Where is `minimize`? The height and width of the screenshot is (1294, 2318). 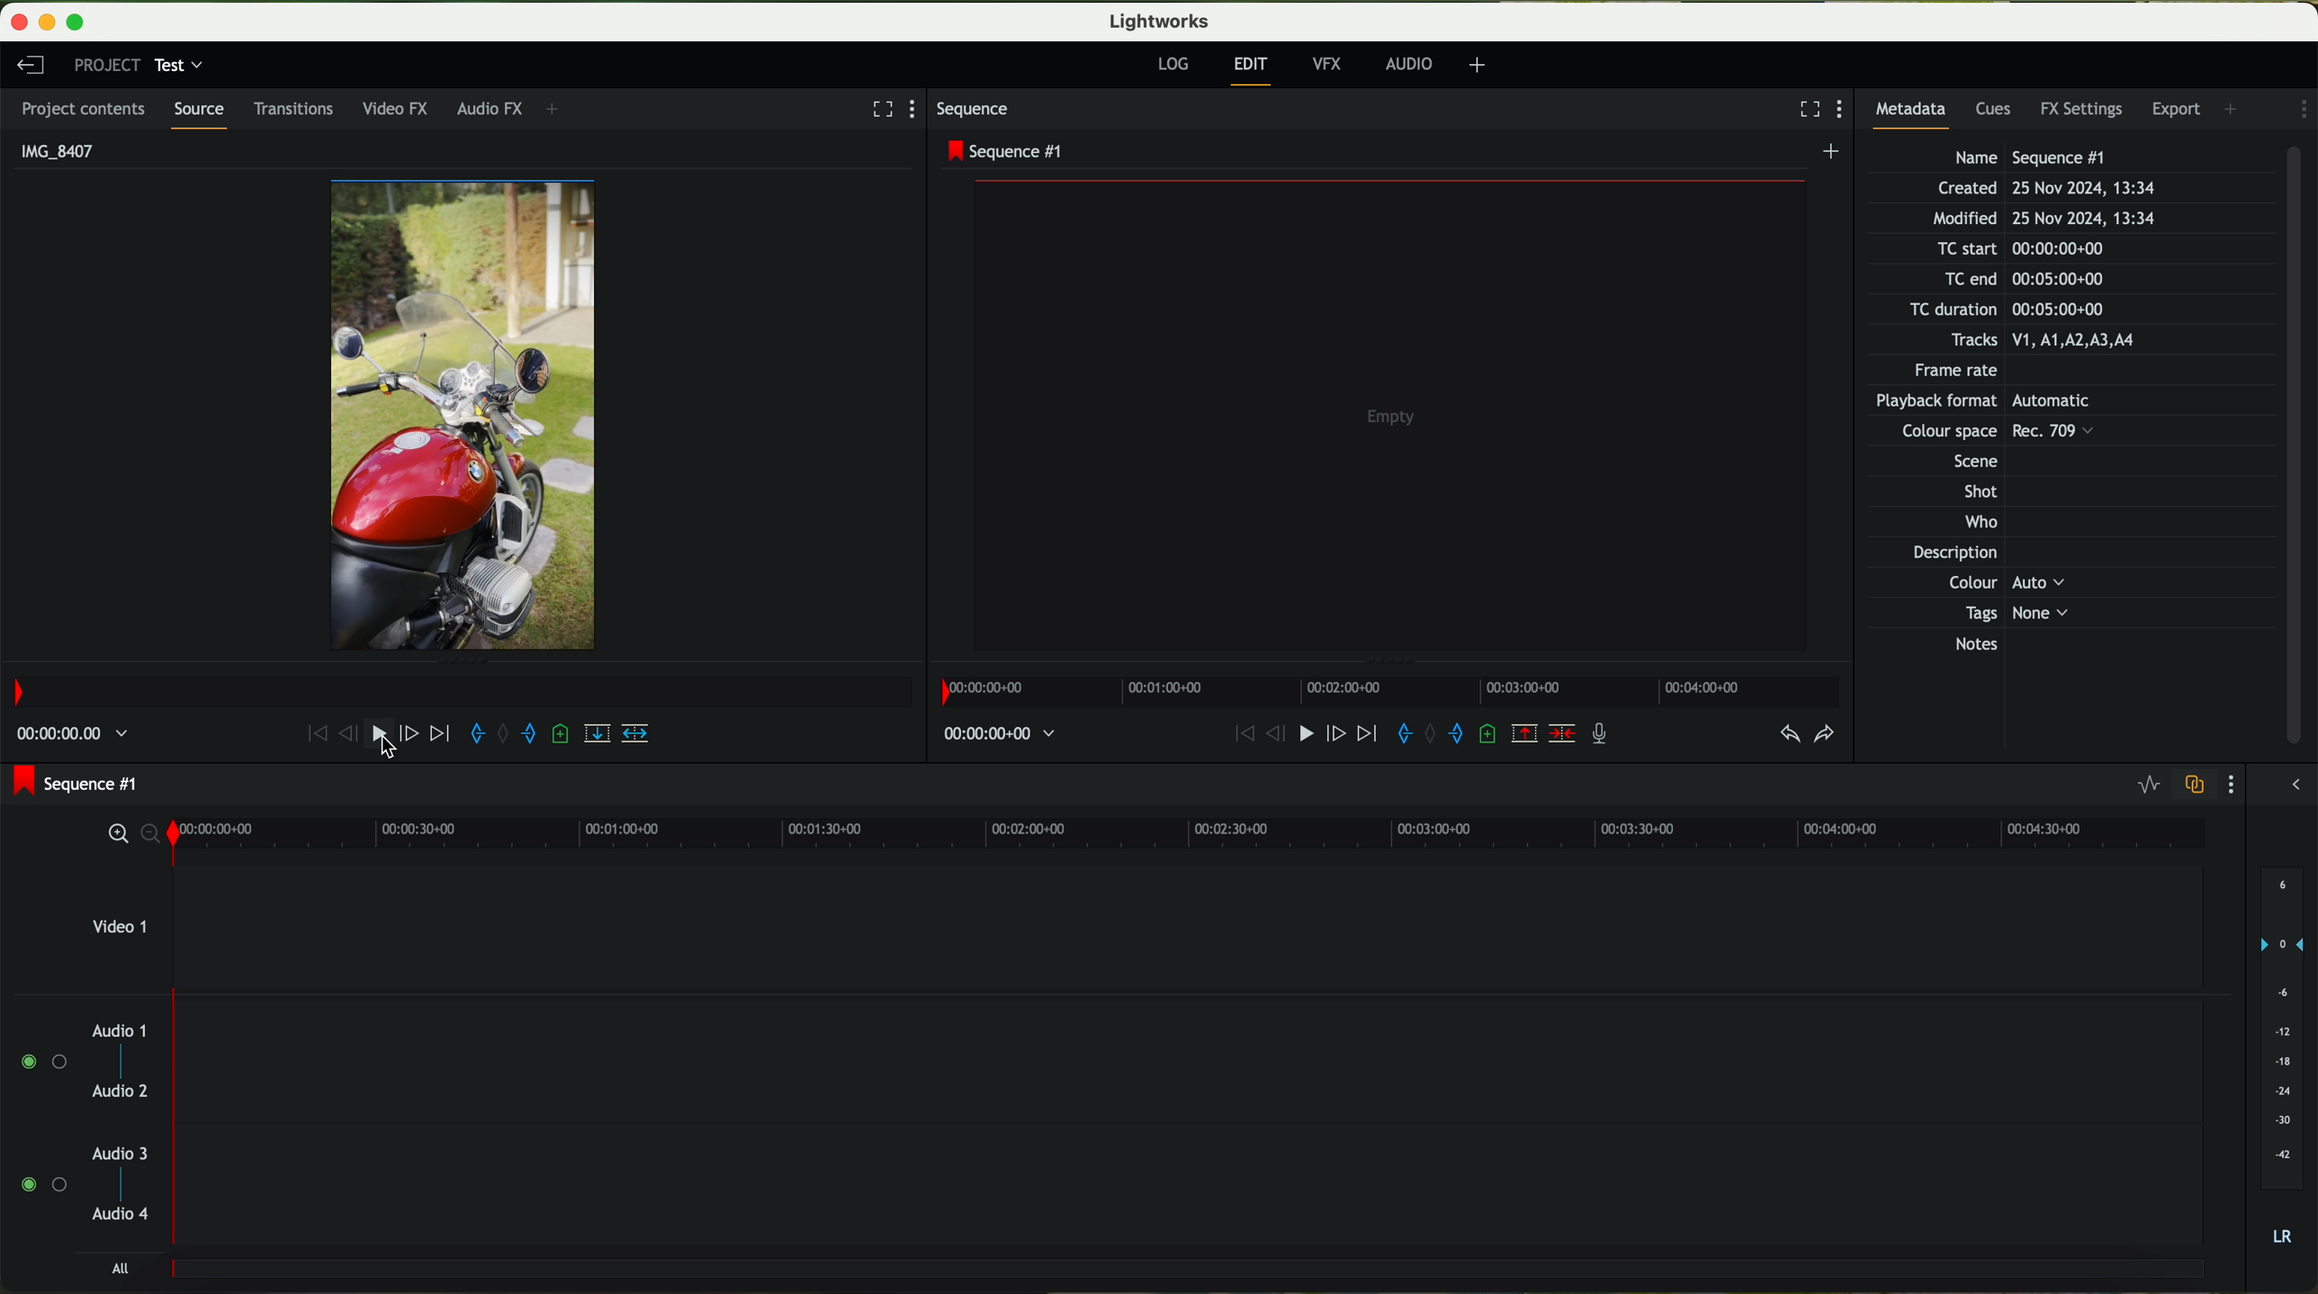
minimize is located at coordinates (50, 23).